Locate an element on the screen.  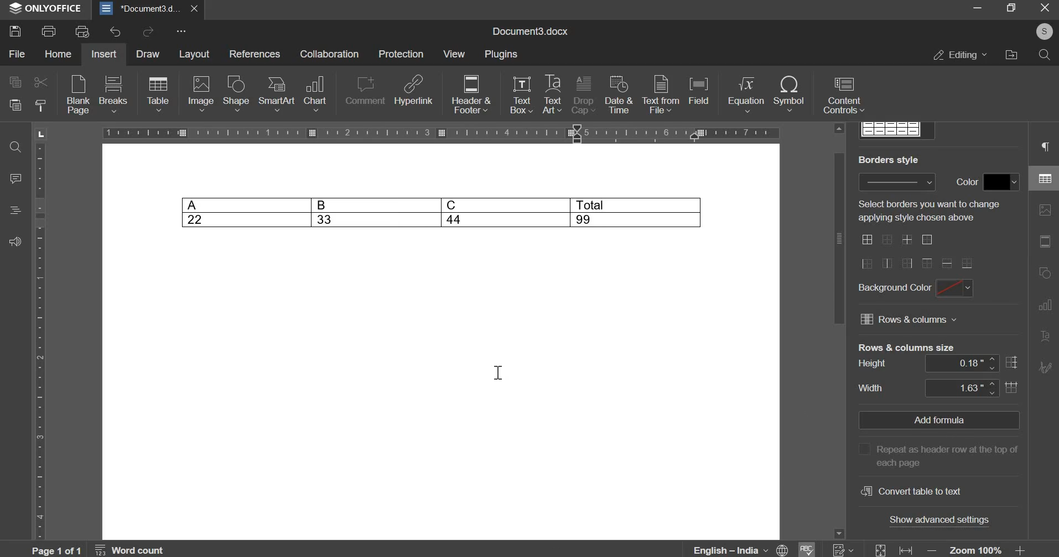
text from file is located at coordinates (660, 94).